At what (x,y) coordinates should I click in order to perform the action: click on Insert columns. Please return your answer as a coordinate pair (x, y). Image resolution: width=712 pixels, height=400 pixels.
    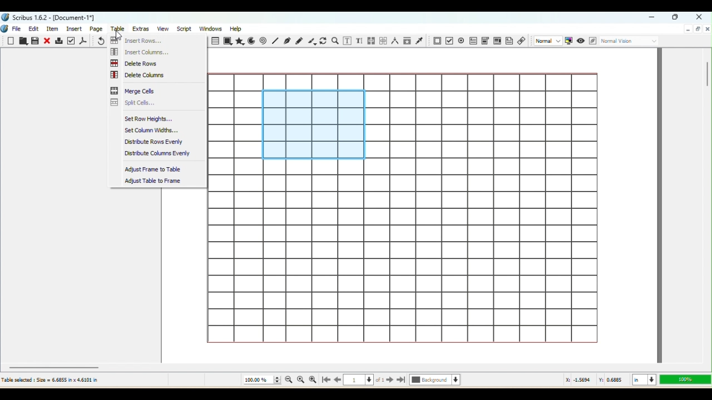
    Looking at the image, I should click on (144, 51).